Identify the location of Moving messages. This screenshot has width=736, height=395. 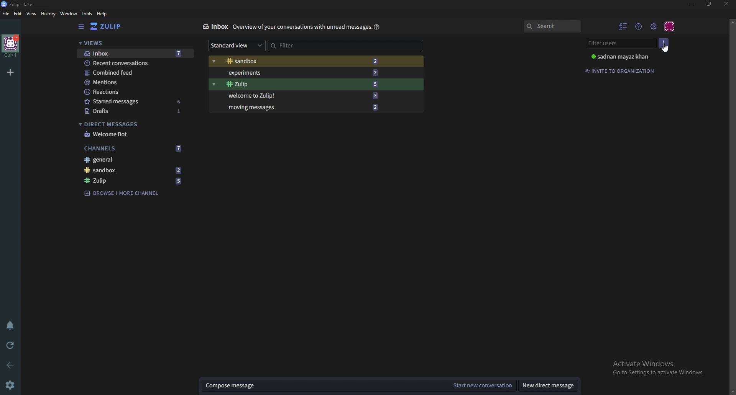
(302, 107).